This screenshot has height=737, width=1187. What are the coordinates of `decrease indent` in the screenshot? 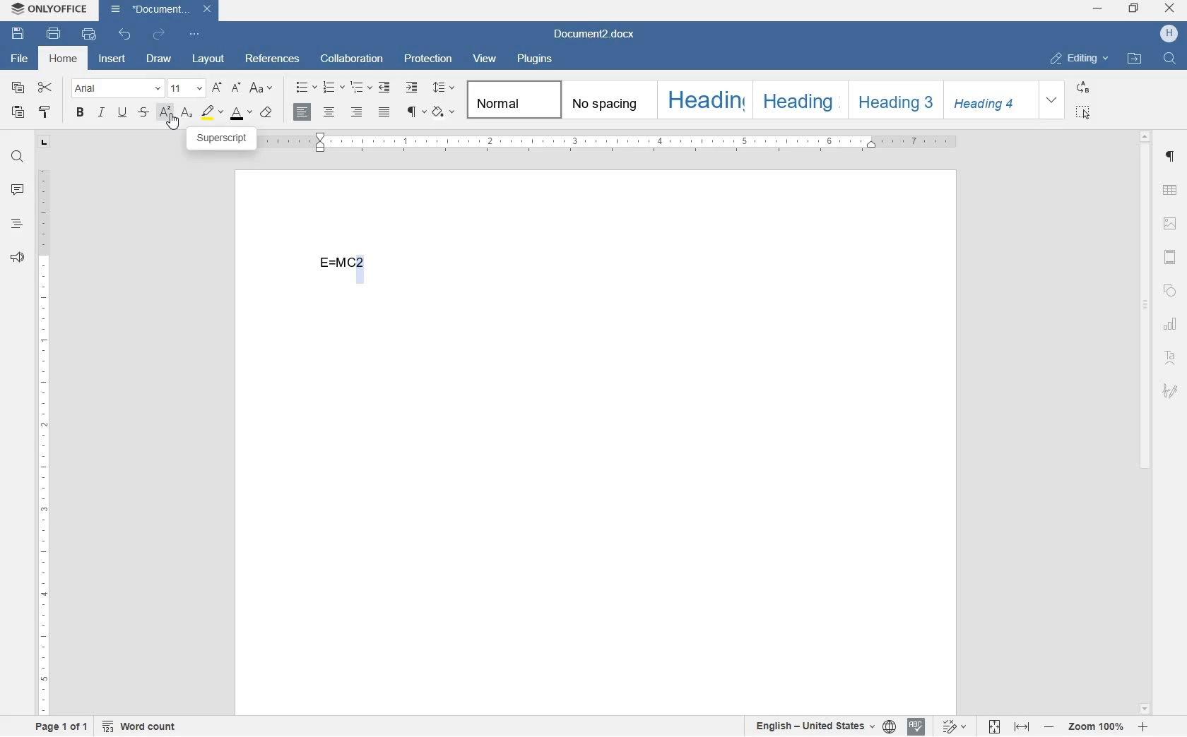 It's located at (386, 88).